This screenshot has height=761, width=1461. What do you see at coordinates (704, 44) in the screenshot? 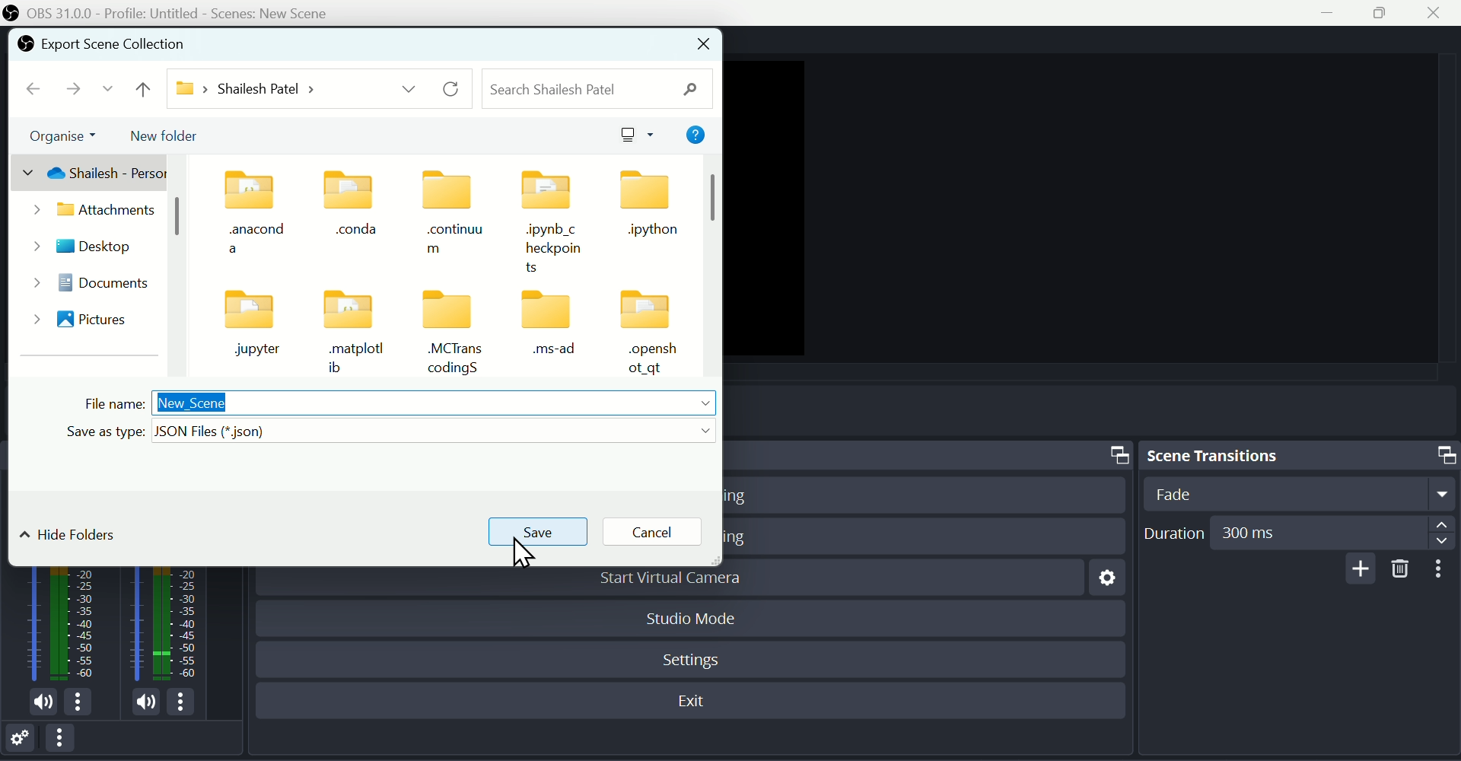
I see `close` at bounding box center [704, 44].